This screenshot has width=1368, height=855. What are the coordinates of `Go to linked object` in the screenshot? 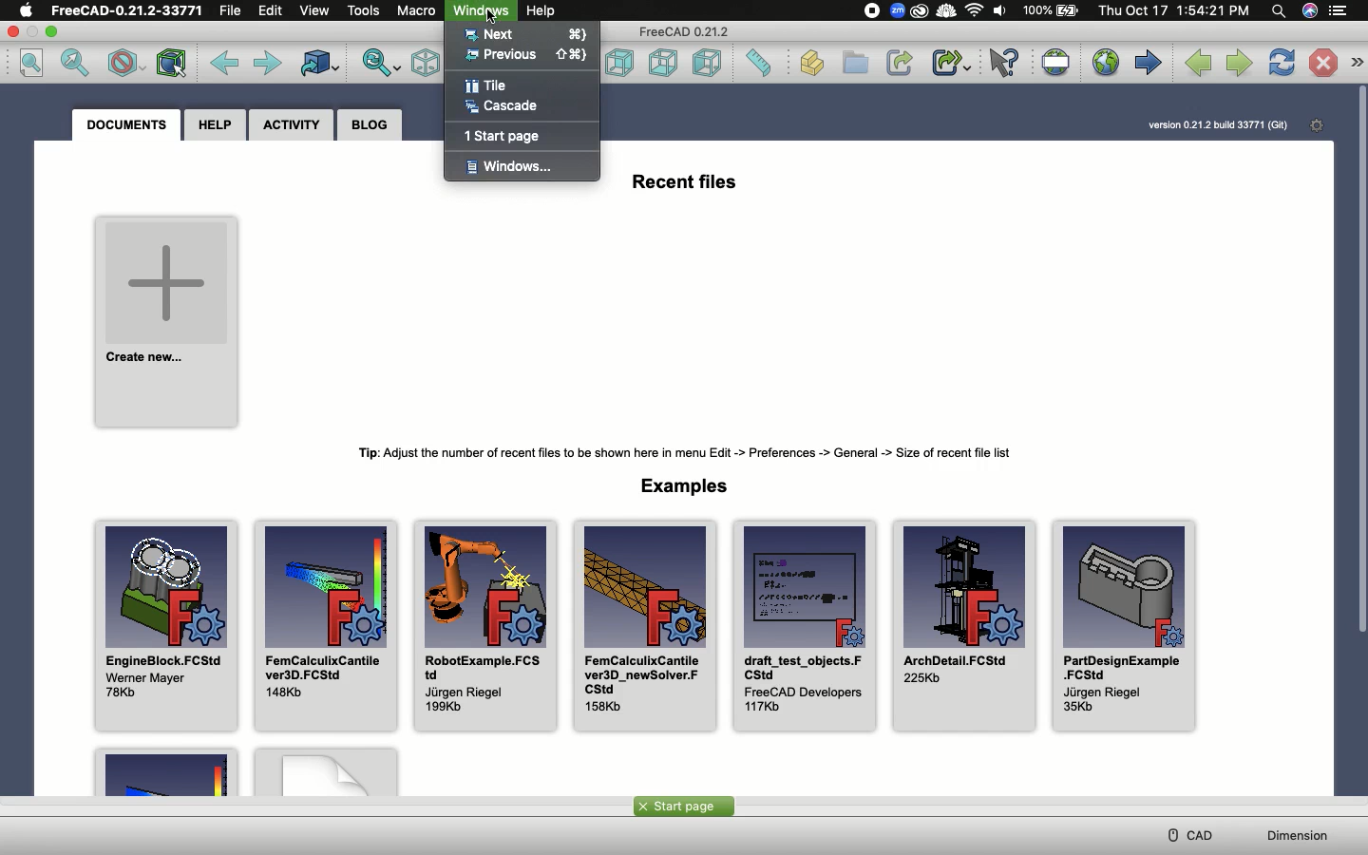 It's located at (316, 63).